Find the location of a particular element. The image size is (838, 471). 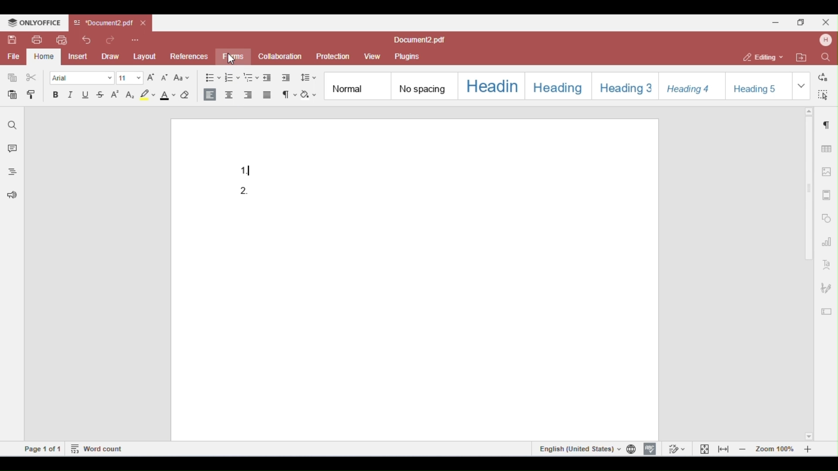

undo is located at coordinates (86, 40).